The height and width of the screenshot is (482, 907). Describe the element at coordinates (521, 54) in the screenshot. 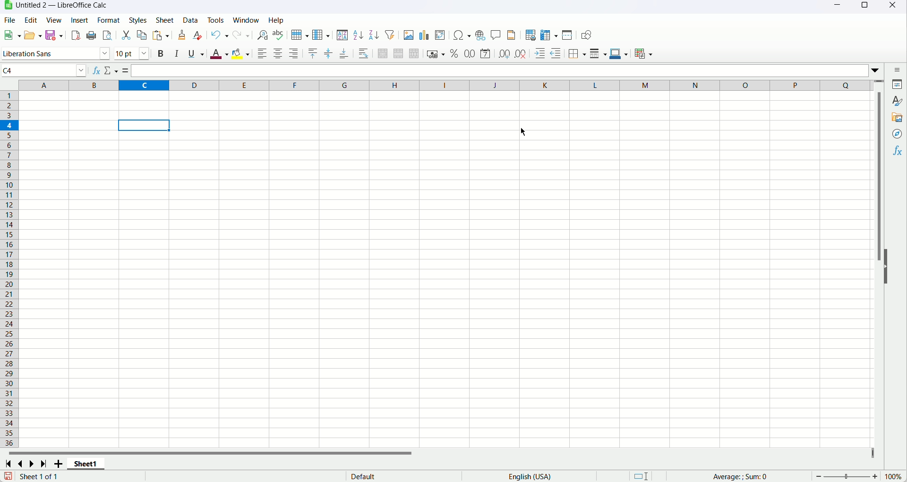

I see `Delete decimal place` at that location.